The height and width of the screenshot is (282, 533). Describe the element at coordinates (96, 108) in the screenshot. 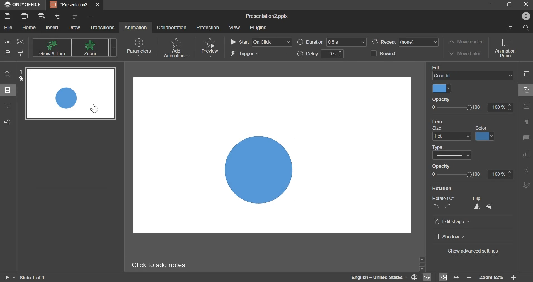

I see `cursor` at that location.